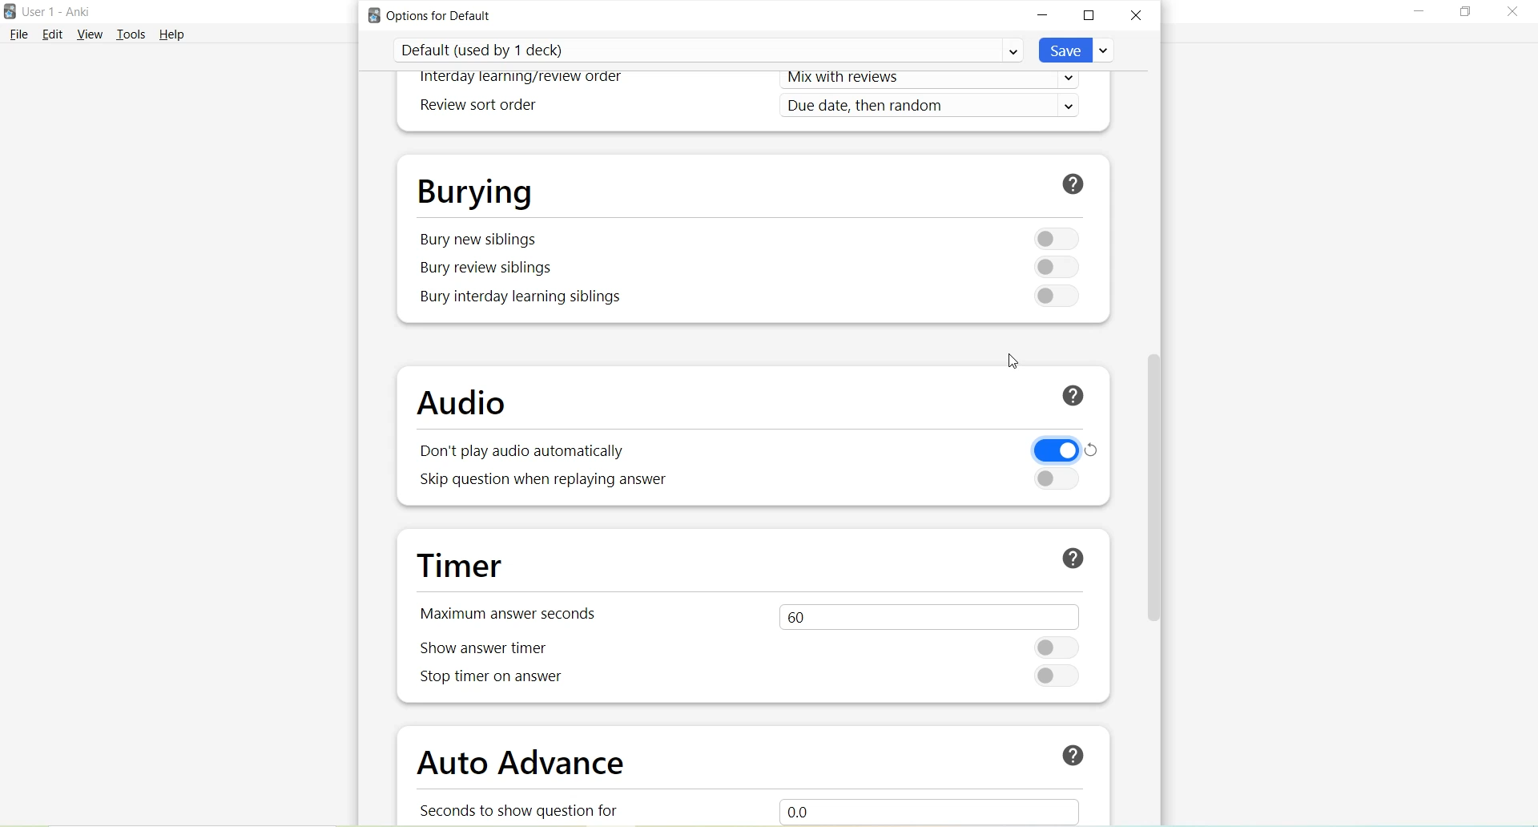 This screenshot has width=1538, height=827. I want to click on View, so click(93, 34).